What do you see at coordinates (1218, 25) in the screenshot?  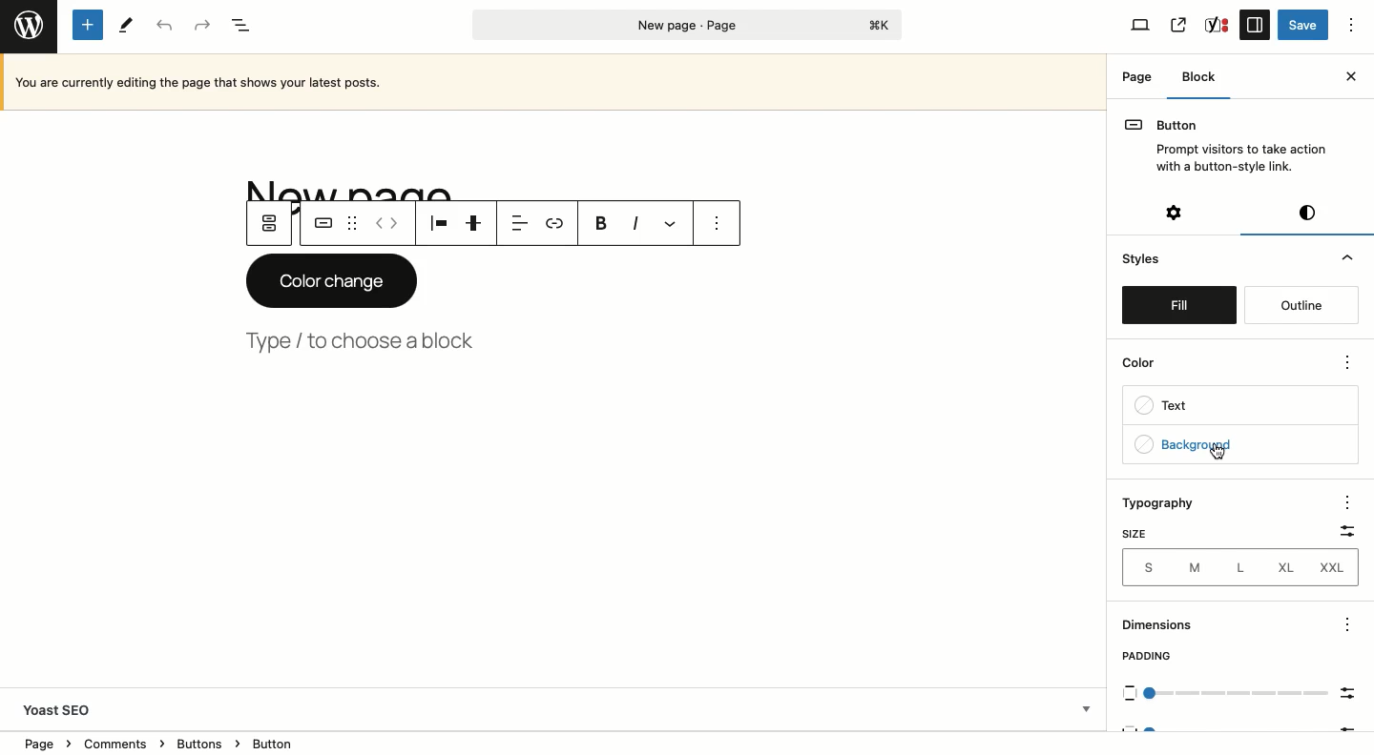 I see `SEO` at bounding box center [1218, 25].